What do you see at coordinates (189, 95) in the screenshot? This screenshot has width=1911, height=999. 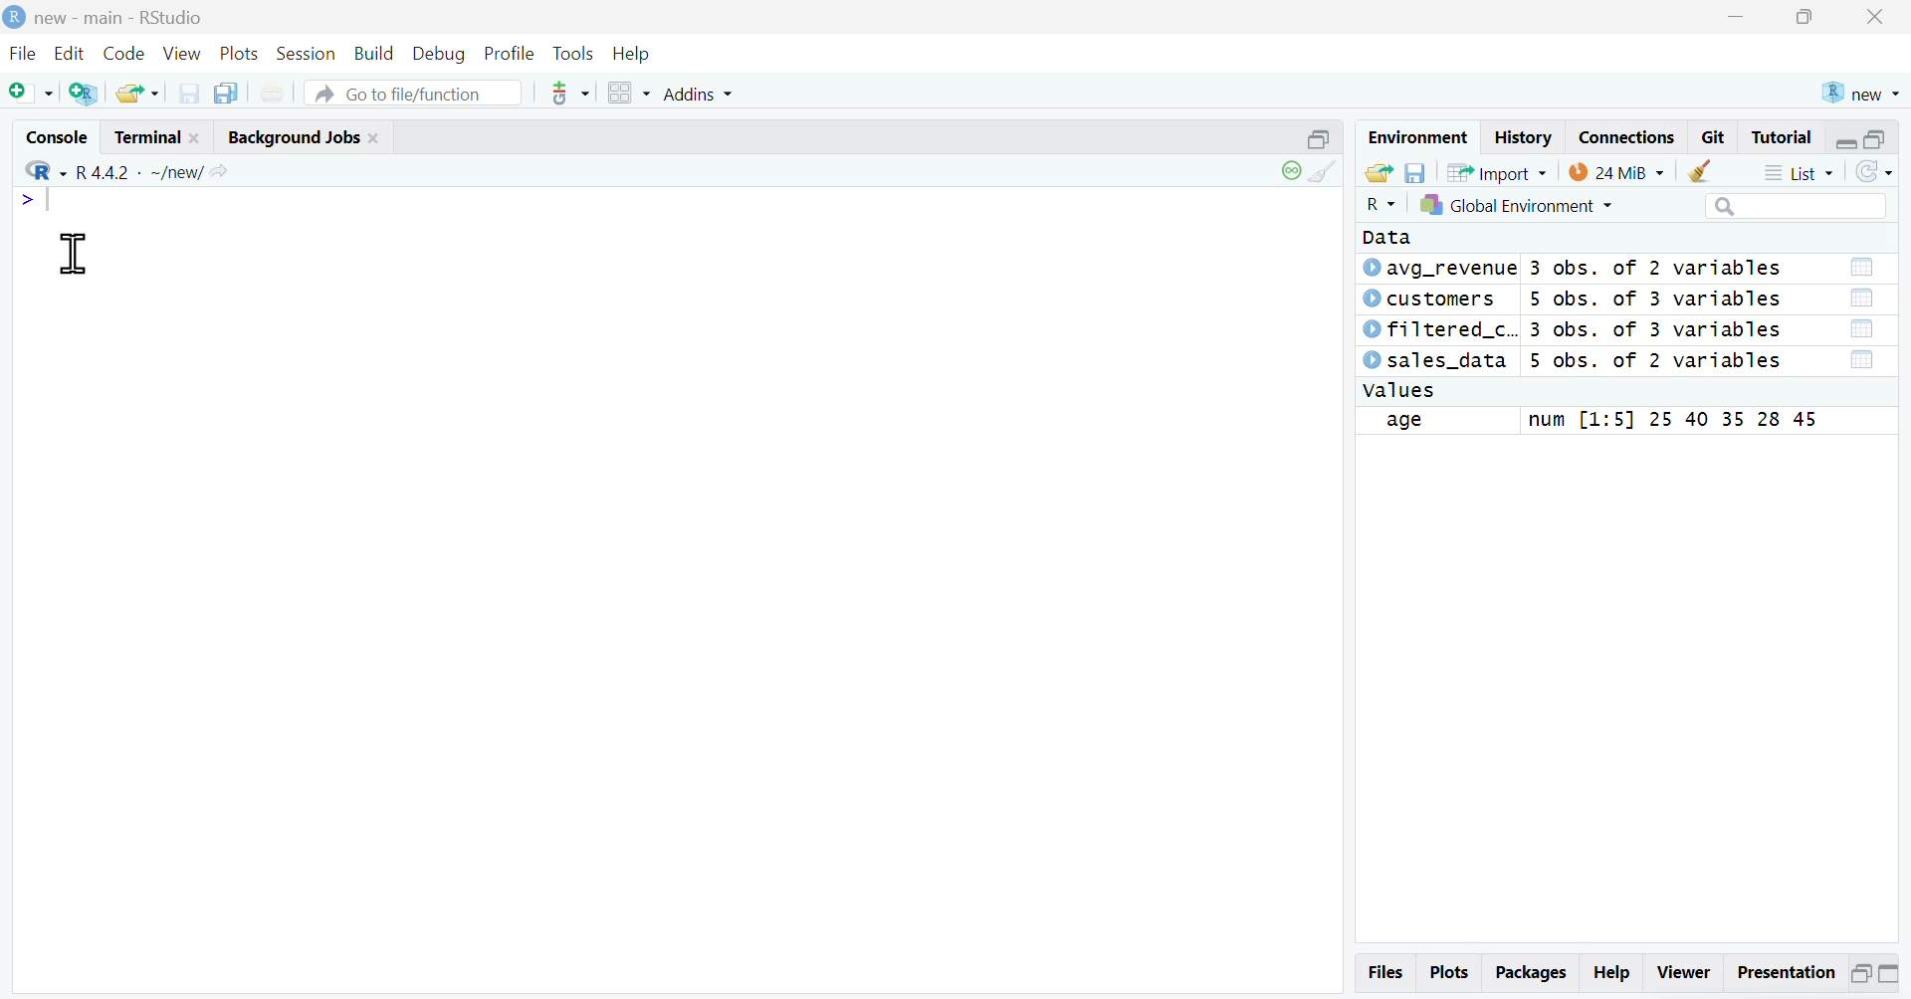 I see `Save Current Document` at bounding box center [189, 95].